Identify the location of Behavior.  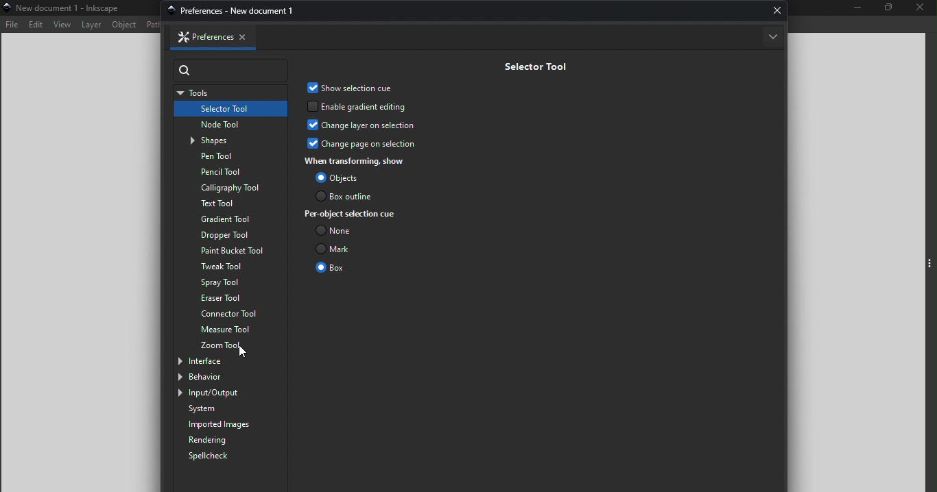
(213, 377).